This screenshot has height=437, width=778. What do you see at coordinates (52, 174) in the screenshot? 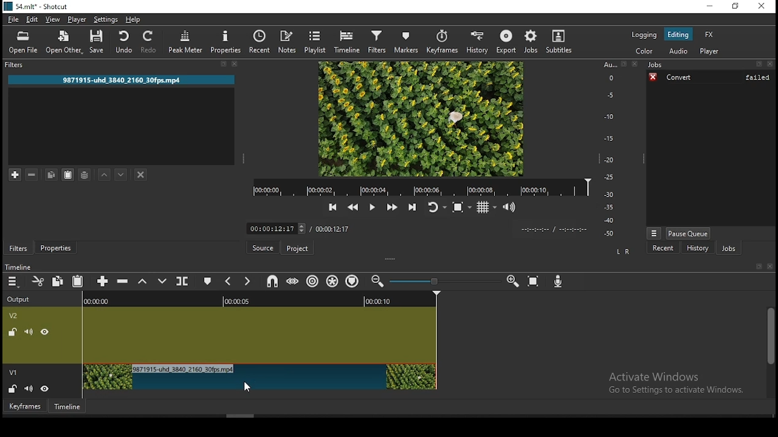
I see `copy` at bounding box center [52, 174].